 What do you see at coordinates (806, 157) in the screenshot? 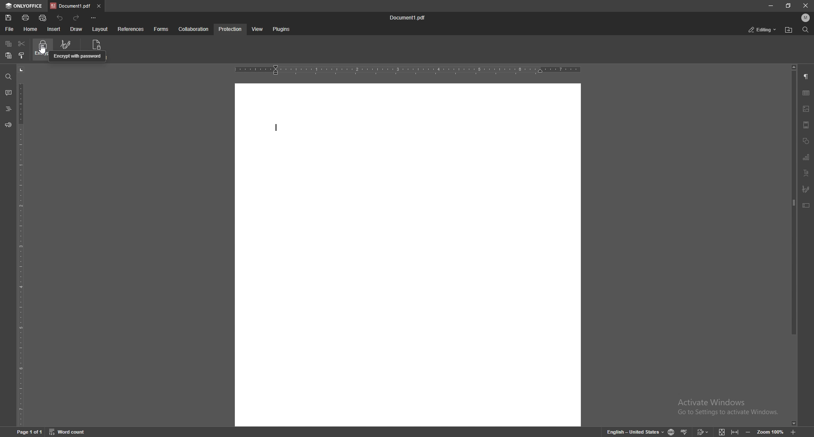
I see `chart` at bounding box center [806, 157].